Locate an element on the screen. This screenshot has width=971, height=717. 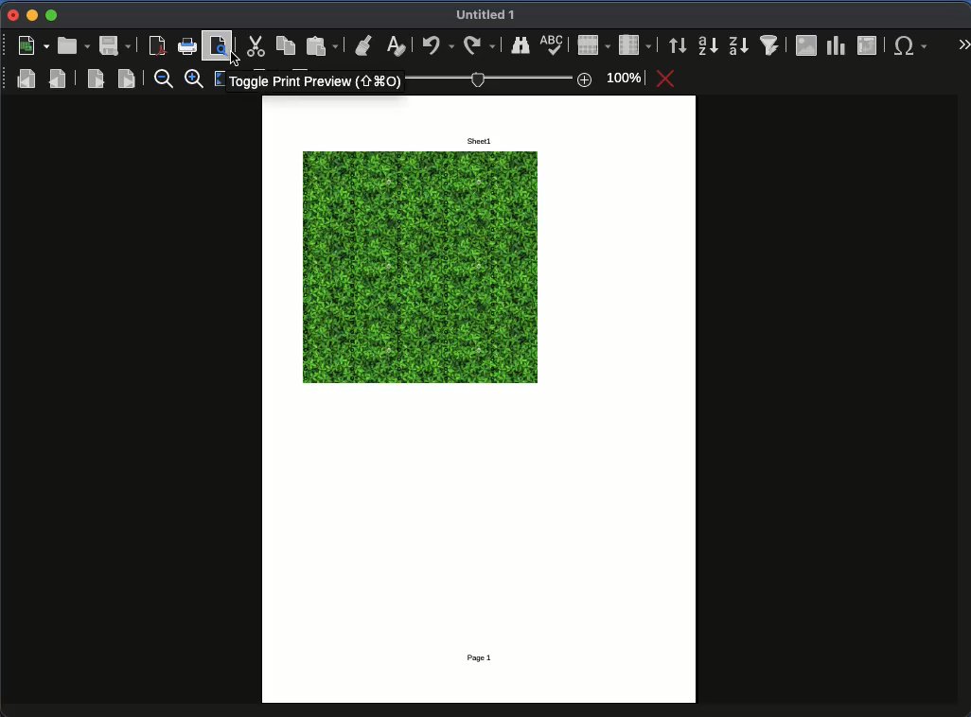
last page is located at coordinates (126, 79).